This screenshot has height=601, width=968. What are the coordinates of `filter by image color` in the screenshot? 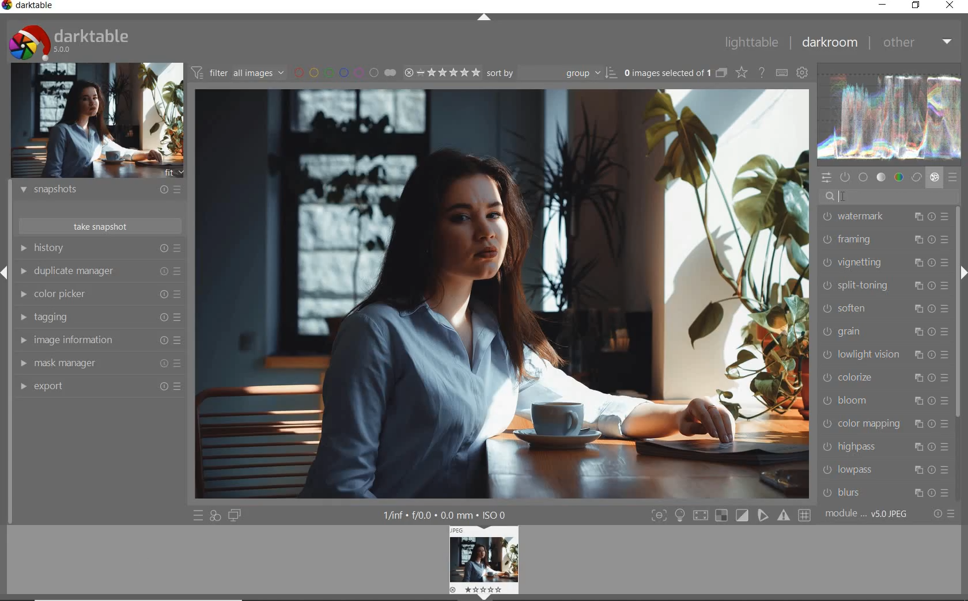 It's located at (345, 73).